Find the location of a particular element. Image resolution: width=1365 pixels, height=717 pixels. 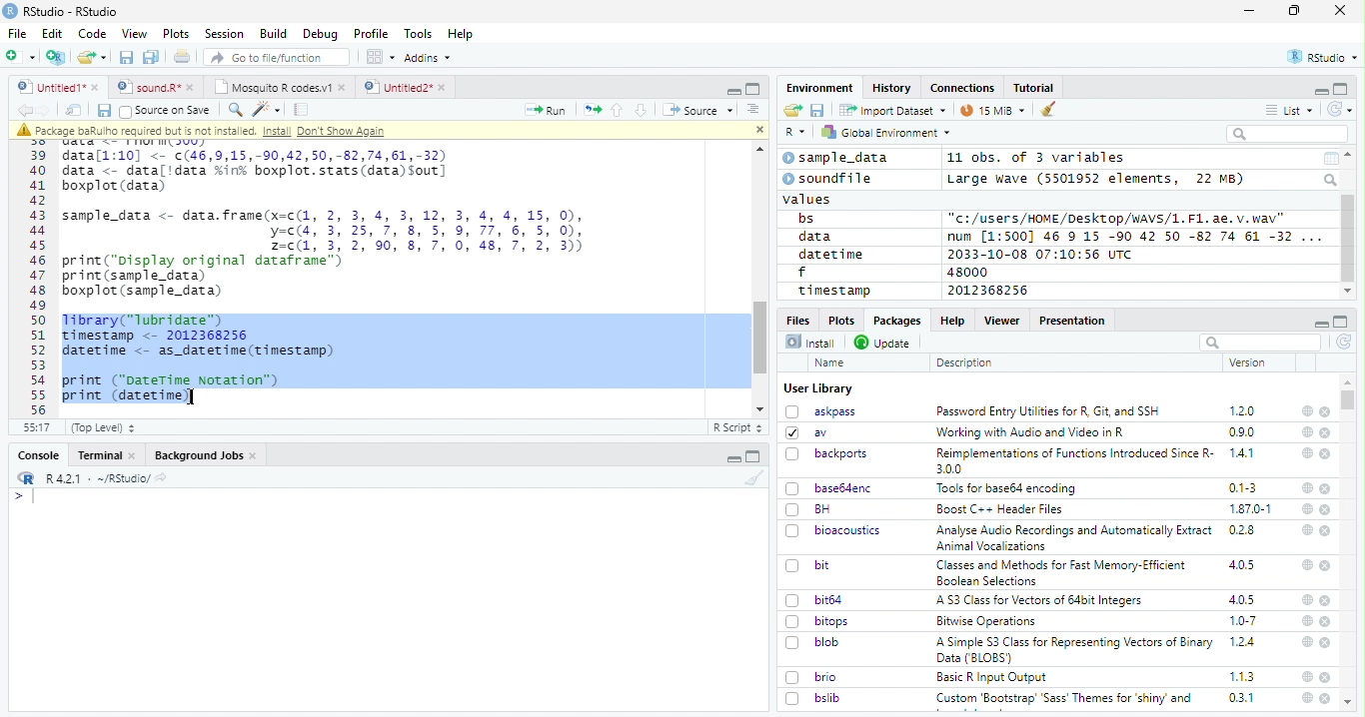

Save the current document is located at coordinates (127, 58).